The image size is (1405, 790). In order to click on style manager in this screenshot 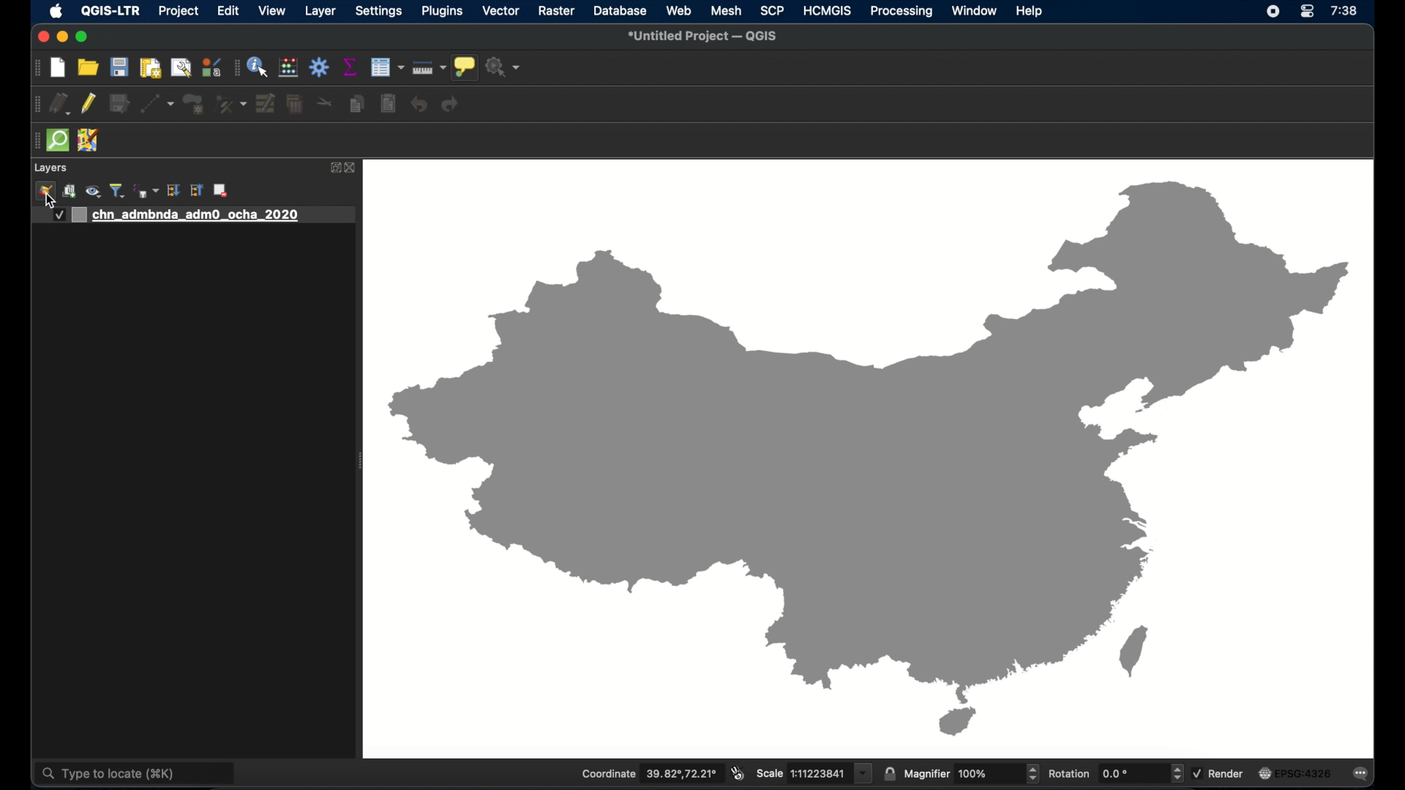, I will do `click(211, 67)`.